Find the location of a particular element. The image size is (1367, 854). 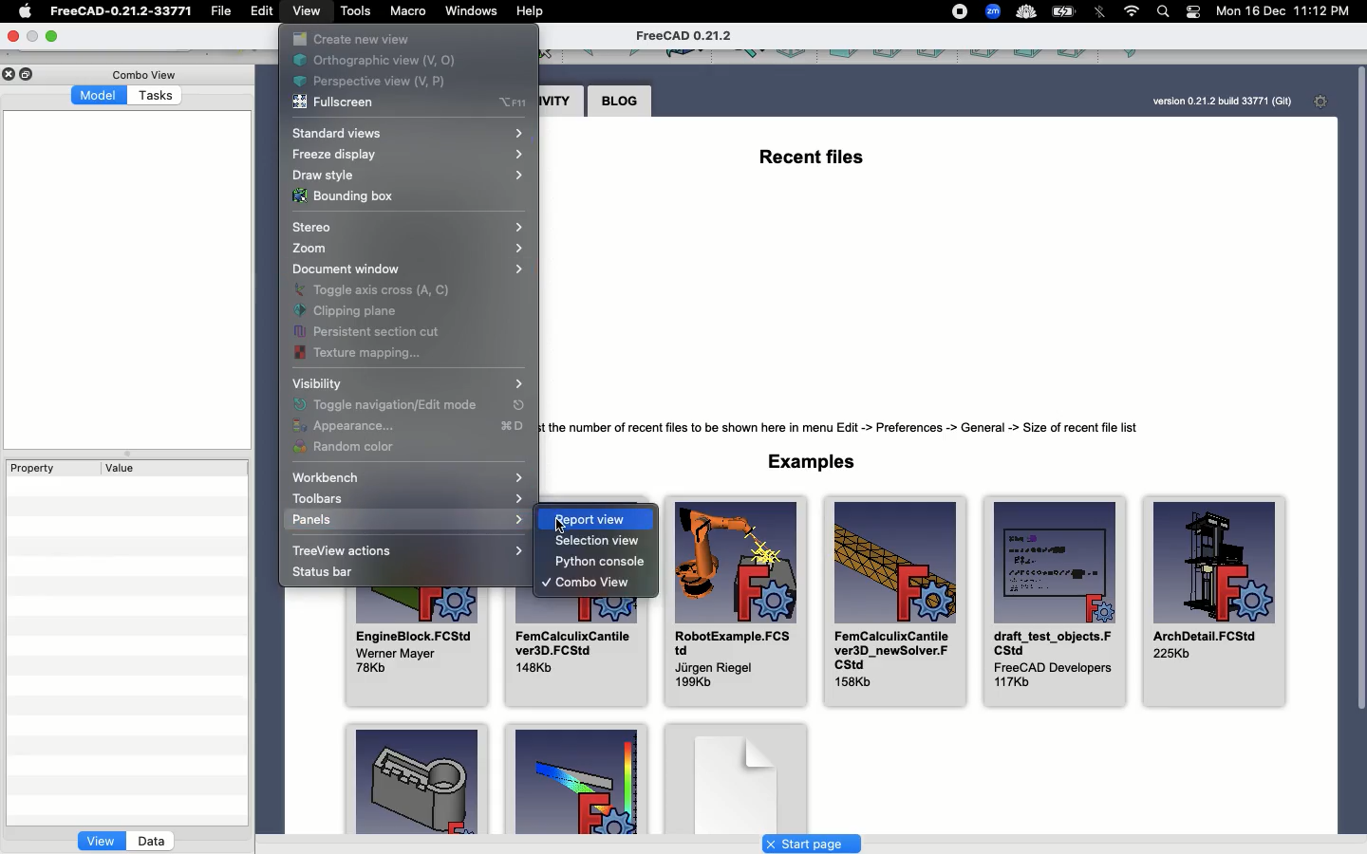

Panels is located at coordinates (406, 520).